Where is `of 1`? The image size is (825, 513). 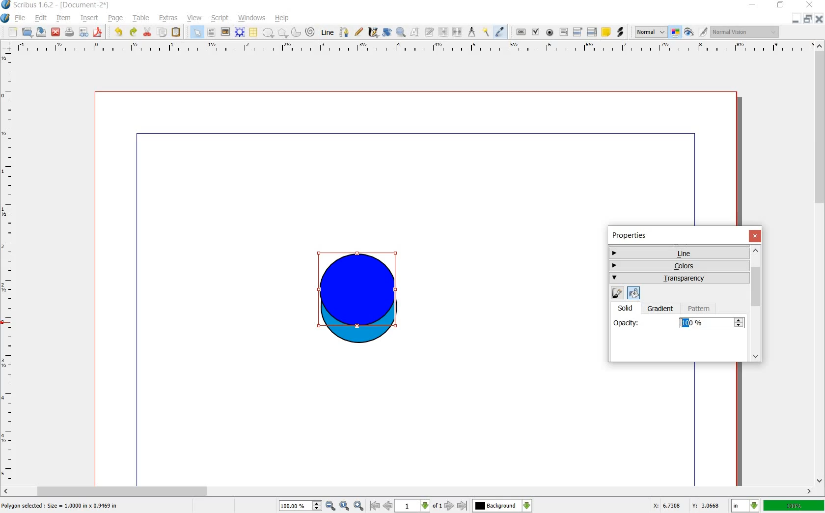 of 1 is located at coordinates (437, 506).